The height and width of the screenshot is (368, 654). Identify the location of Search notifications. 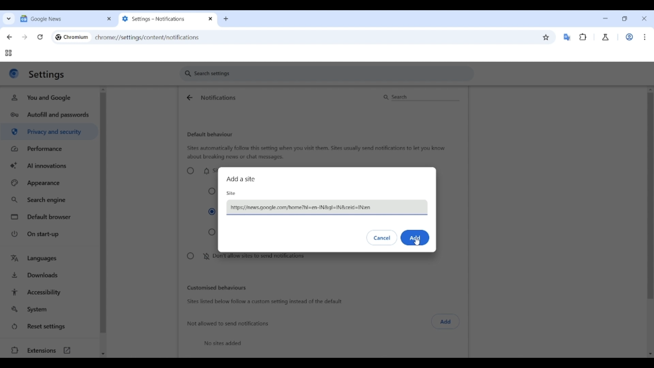
(420, 97).